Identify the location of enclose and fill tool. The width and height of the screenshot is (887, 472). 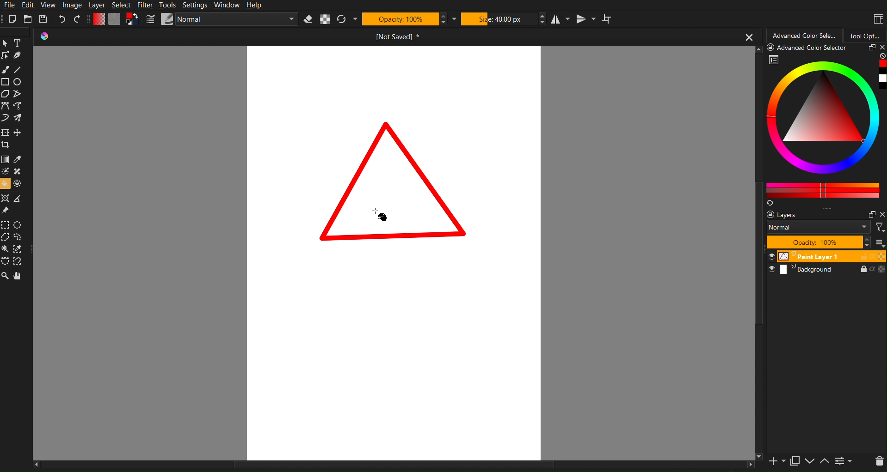
(19, 183).